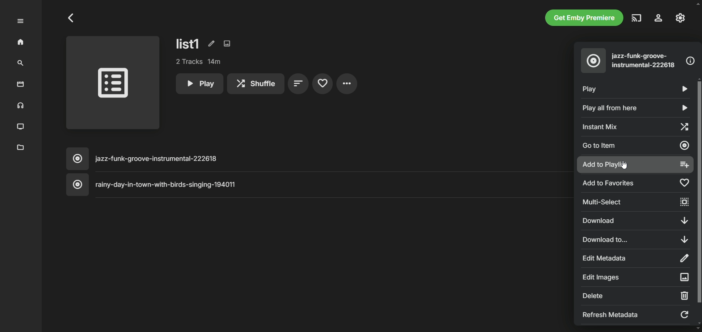 The height and width of the screenshot is (332, 702). Describe the element at coordinates (318, 185) in the screenshot. I see `music title` at that location.